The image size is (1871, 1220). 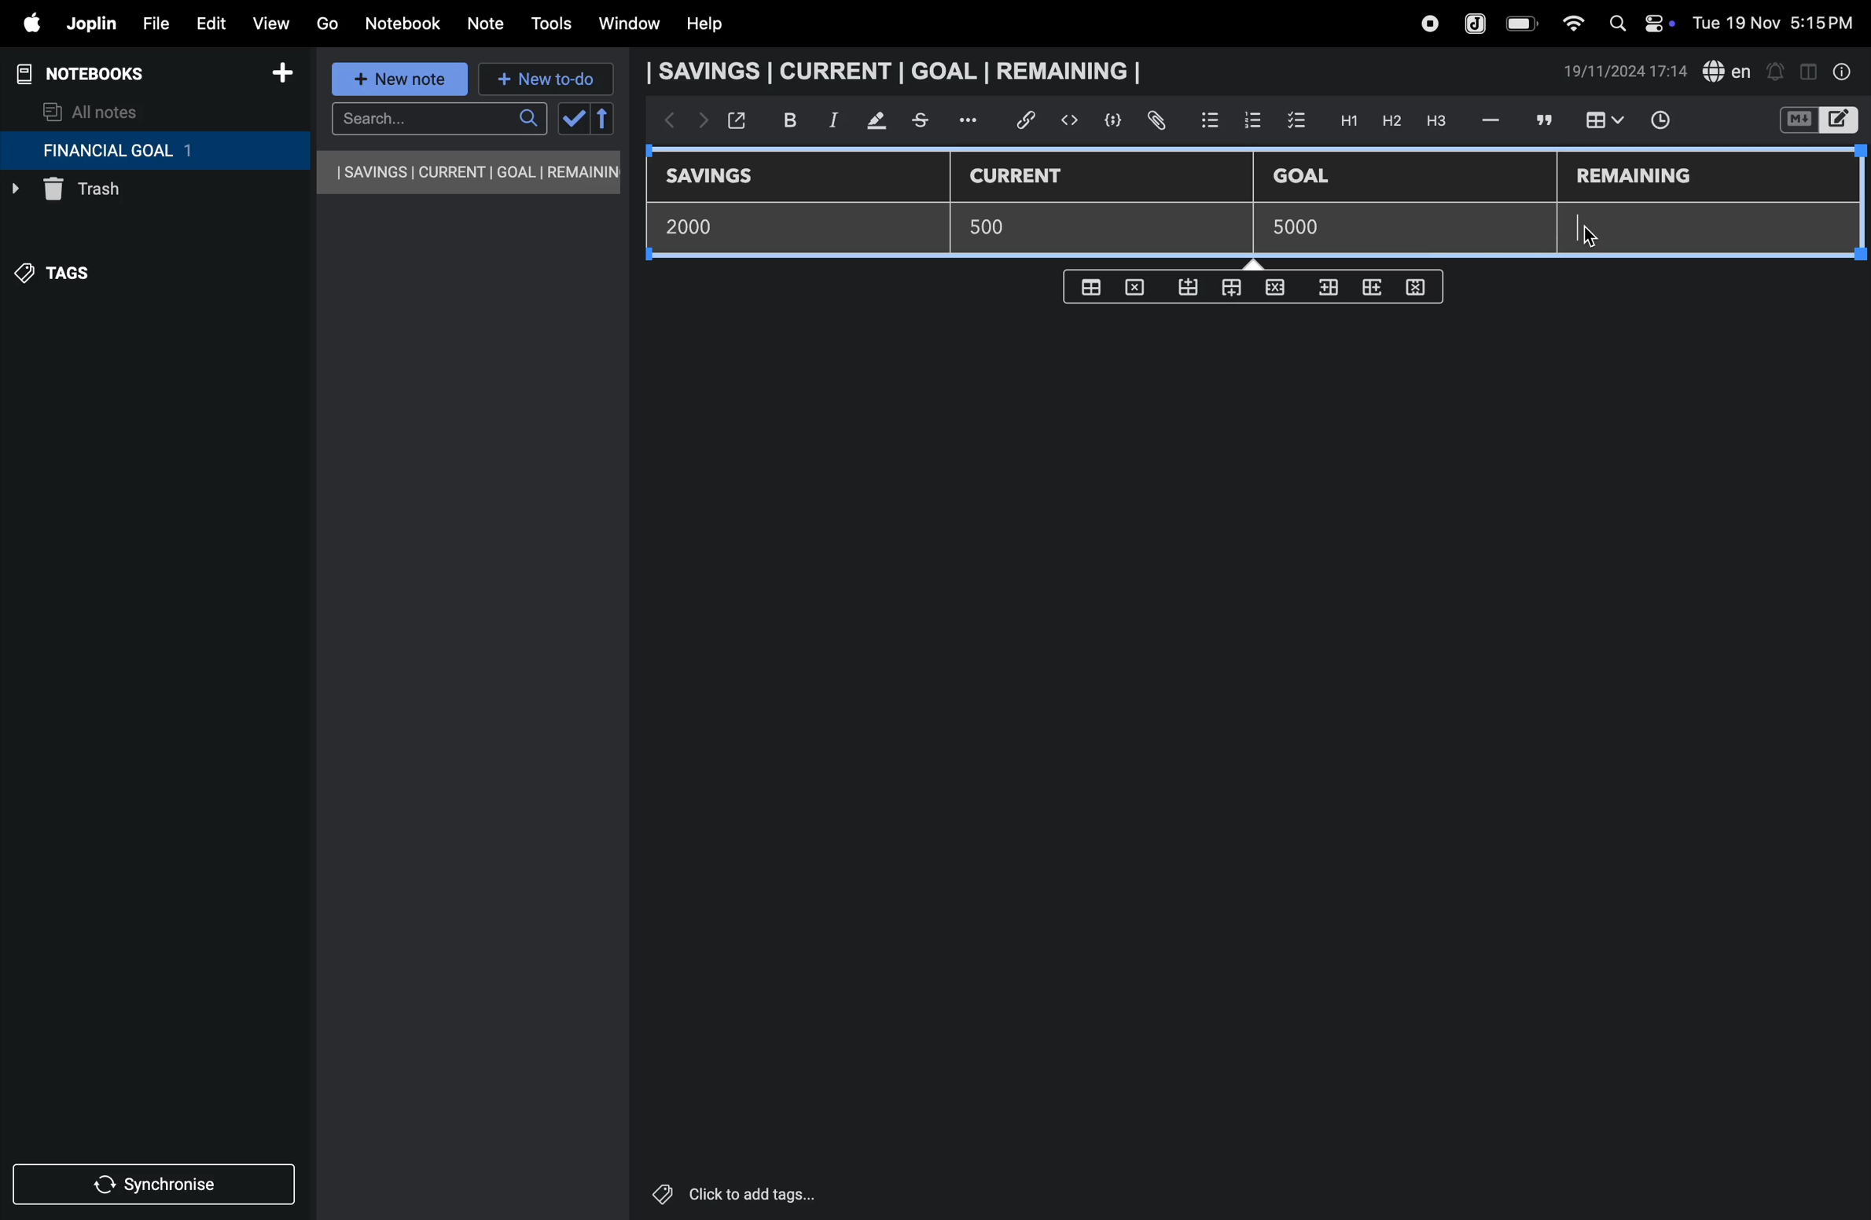 What do you see at coordinates (1626, 72) in the screenshot?
I see `date and time` at bounding box center [1626, 72].